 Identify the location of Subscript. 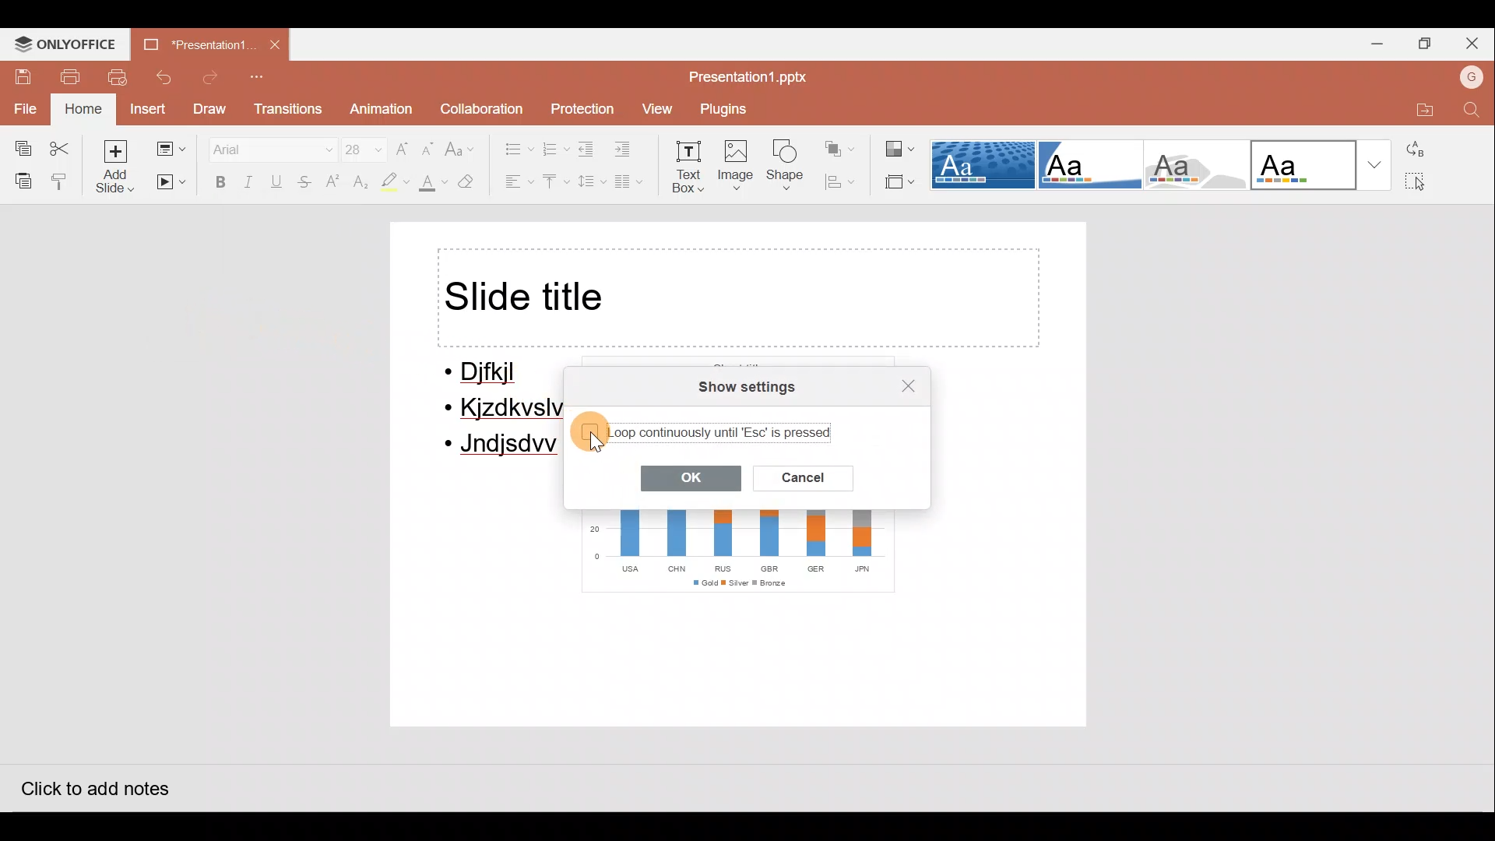
(358, 183).